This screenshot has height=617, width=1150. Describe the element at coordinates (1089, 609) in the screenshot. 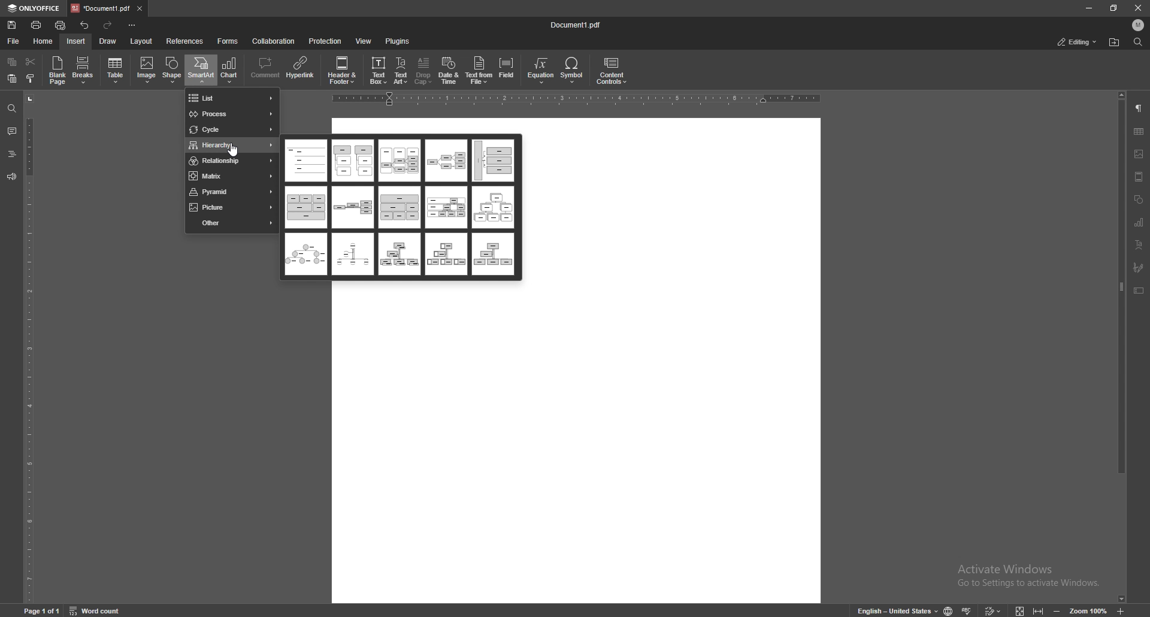

I see `zoom` at that location.